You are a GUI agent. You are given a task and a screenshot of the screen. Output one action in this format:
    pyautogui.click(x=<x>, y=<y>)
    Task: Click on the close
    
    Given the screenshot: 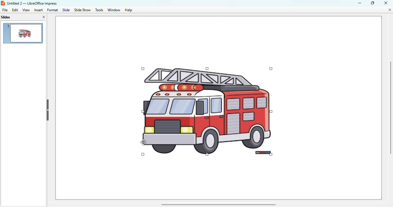 What is the action you would take?
    pyautogui.click(x=386, y=3)
    